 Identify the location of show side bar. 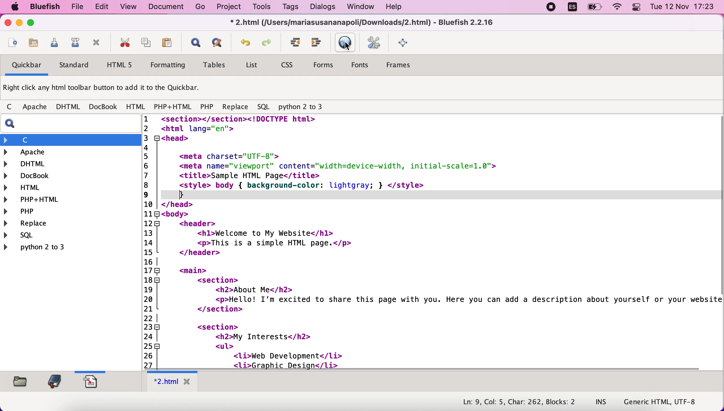
(195, 43).